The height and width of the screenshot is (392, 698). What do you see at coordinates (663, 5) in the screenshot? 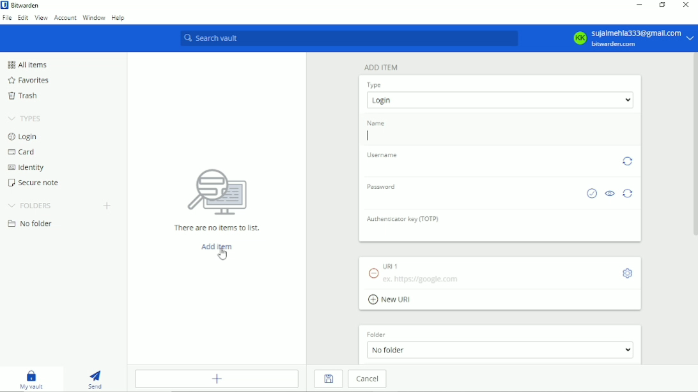
I see `Restore down` at bounding box center [663, 5].